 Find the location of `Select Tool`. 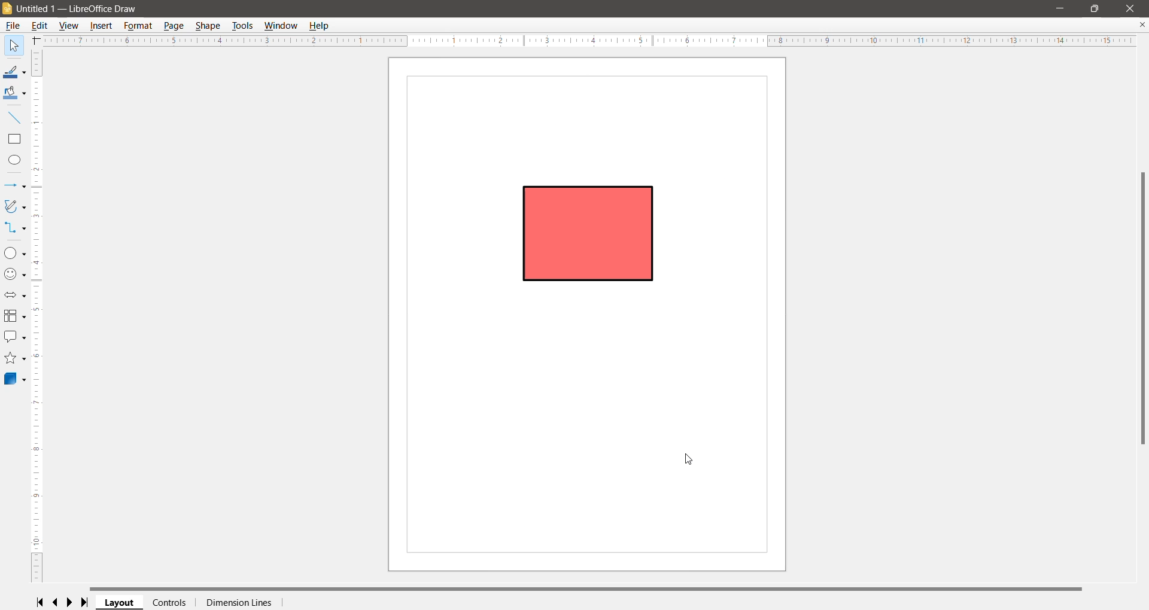

Select Tool is located at coordinates (15, 45).